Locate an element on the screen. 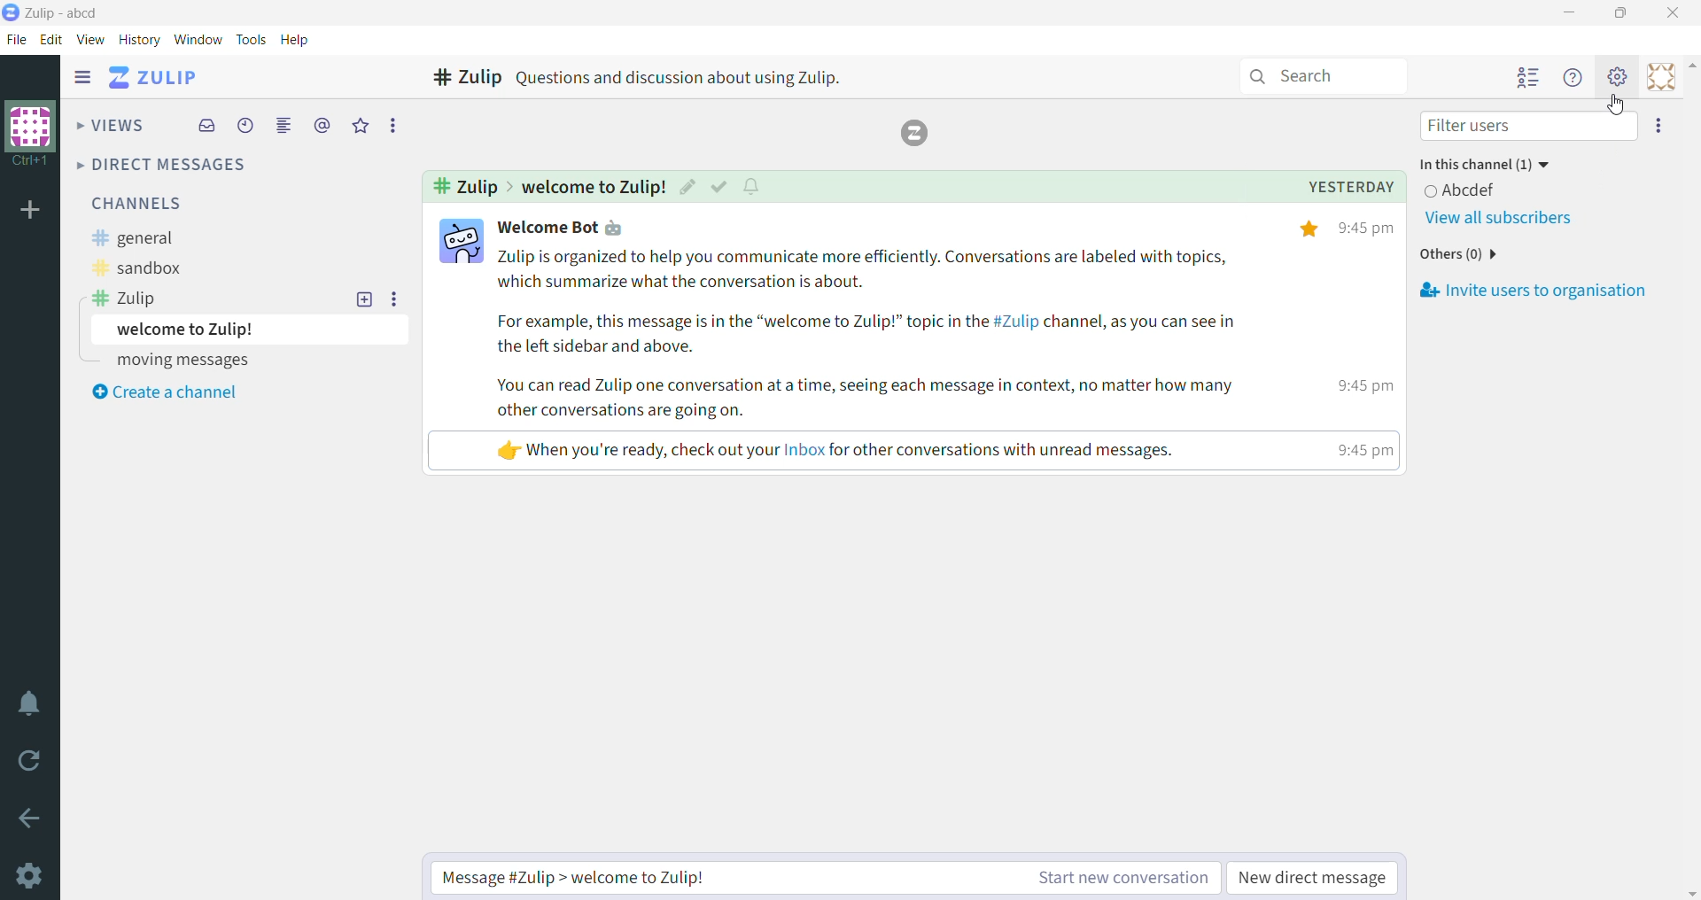  View is located at coordinates (91, 39).